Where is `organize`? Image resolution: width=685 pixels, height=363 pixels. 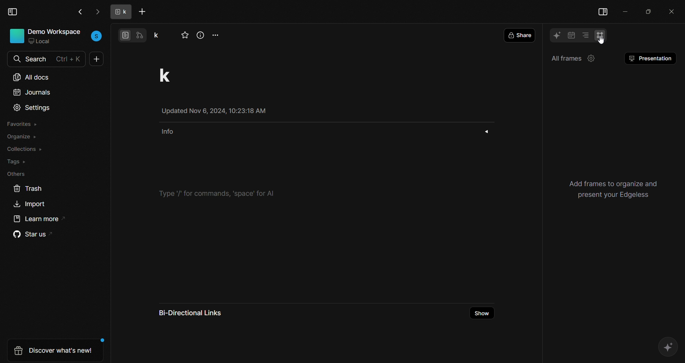
organize is located at coordinates (22, 137).